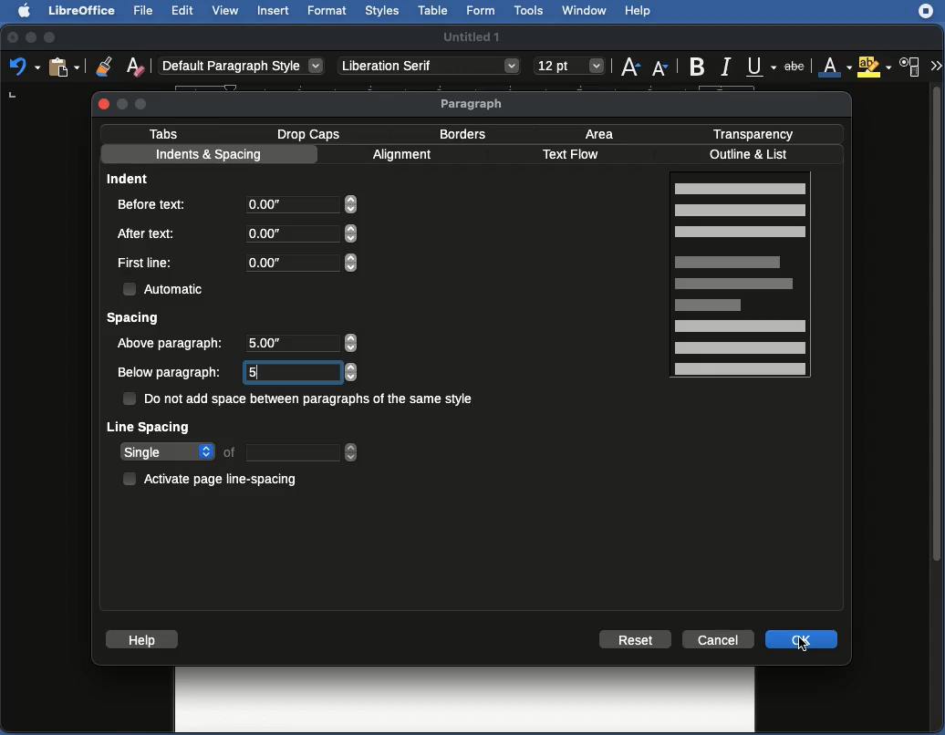  I want to click on Close, so click(104, 103).